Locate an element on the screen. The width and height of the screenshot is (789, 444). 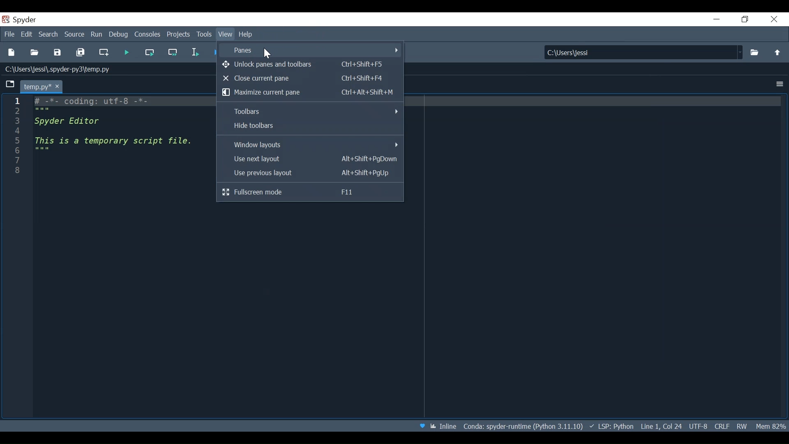
Run selection or current line is located at coordinates (194, 52).